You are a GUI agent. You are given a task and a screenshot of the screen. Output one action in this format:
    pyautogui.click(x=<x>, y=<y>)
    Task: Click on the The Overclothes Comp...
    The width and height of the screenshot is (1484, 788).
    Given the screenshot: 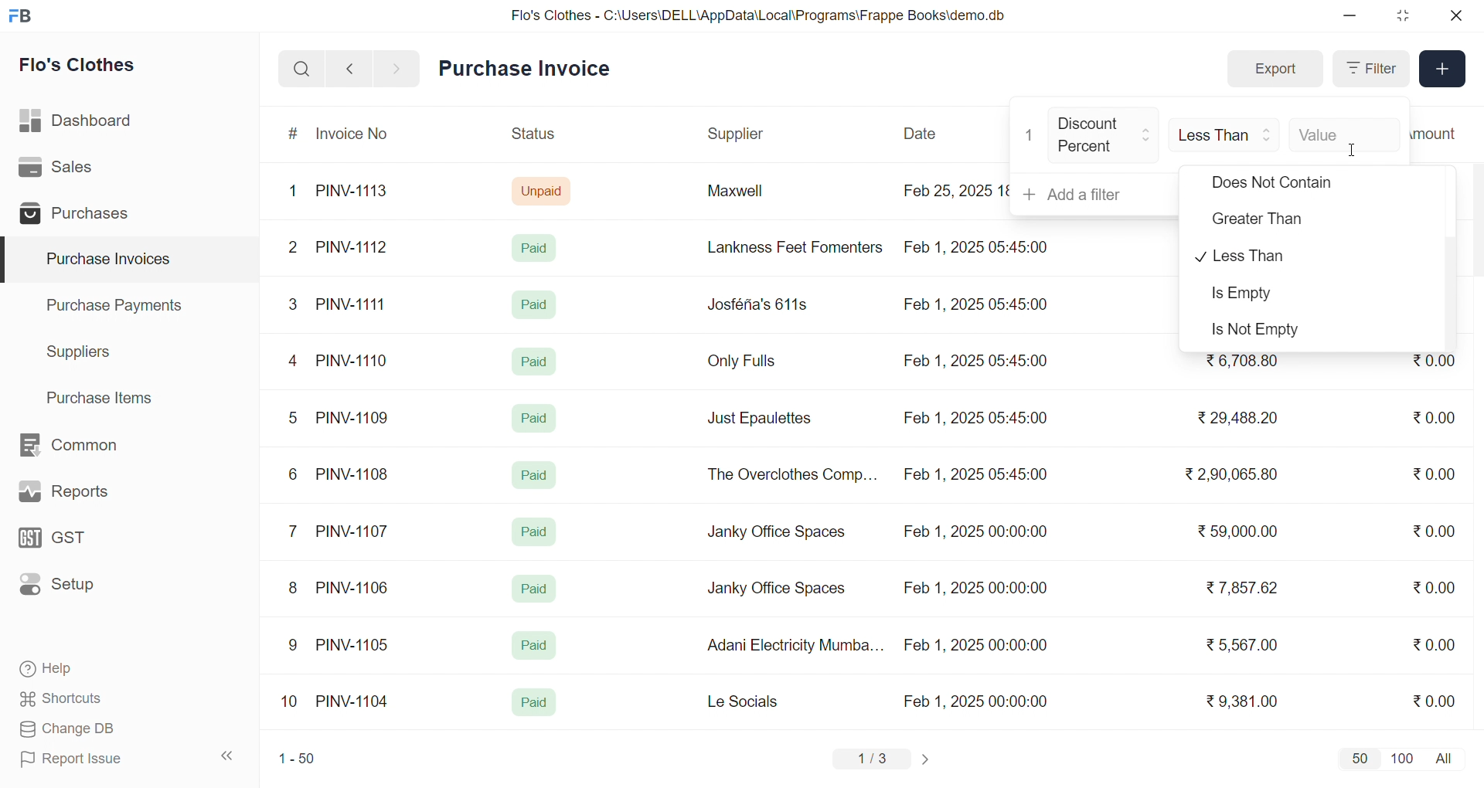 What is the action you would take?
    pyautogui.click(x=790, y=474)
    